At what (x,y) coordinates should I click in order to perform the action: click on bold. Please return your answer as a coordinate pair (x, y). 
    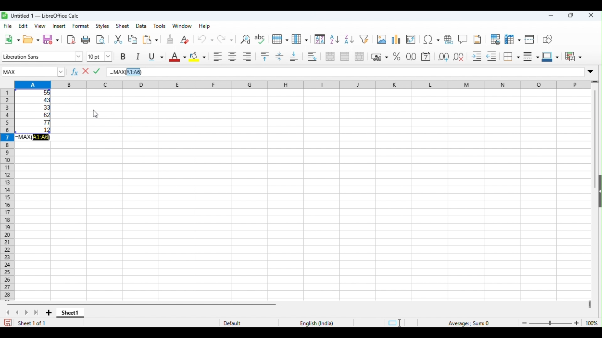
    Looking at the image, I should click on (124, 56).